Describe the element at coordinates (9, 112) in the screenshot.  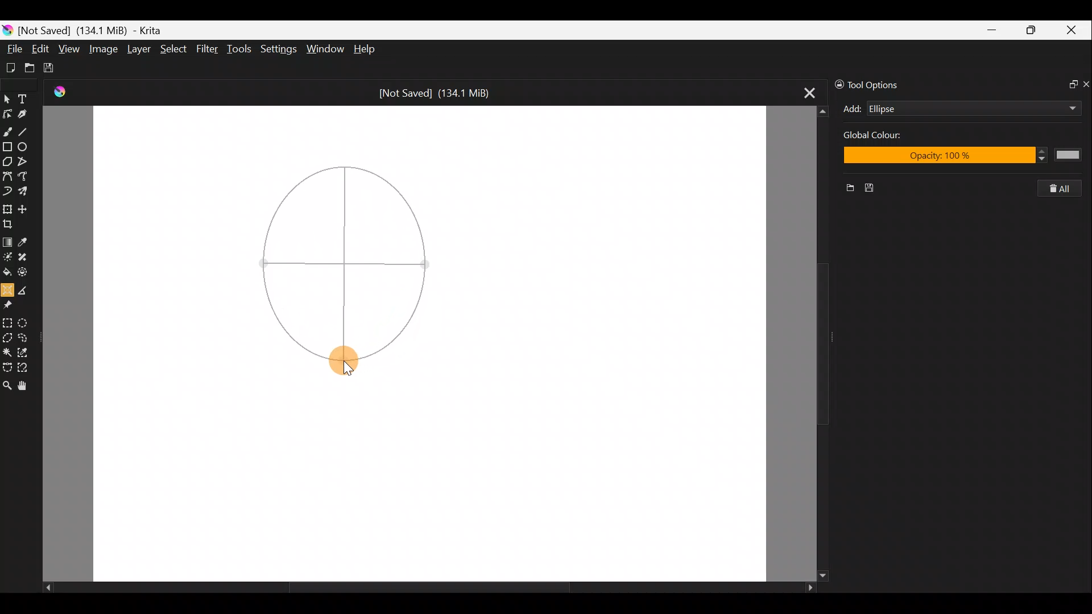
I see `Edit shapes tool` at that location.